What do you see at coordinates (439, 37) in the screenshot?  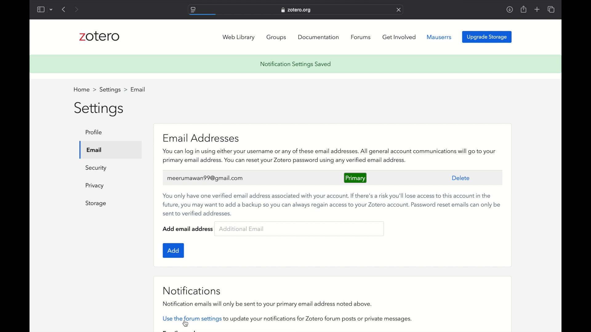 I see `mauserrs` at bounding box center [439, 37].